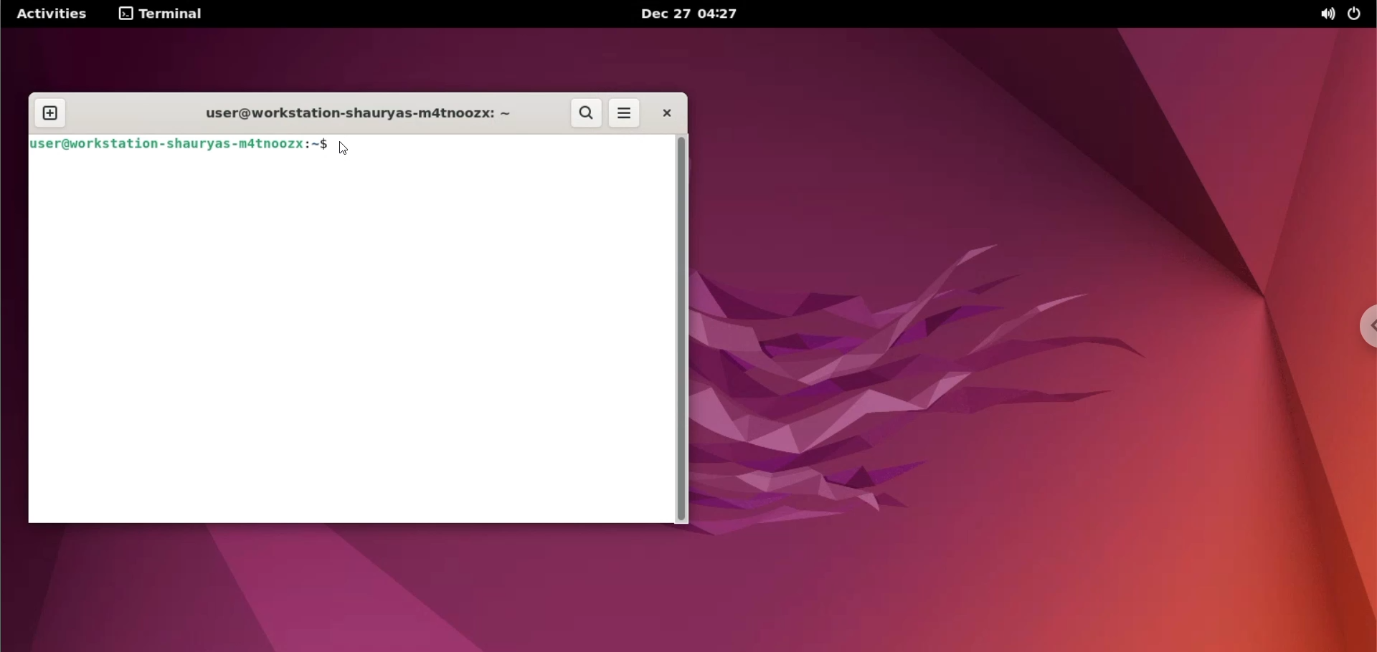 The width and height of the screenshot is (1377, 652). What do you see at coordinates (582, 113) in the screenshot?
I see `search` at bounding box center [582, 113].